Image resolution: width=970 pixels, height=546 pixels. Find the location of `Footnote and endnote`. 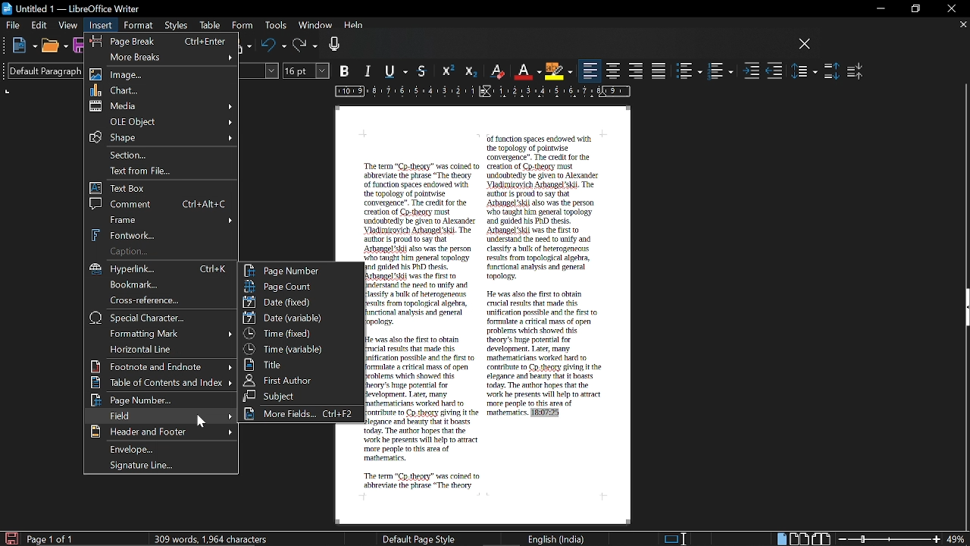

Footnote and endnote is located at coordinates (161, 366).